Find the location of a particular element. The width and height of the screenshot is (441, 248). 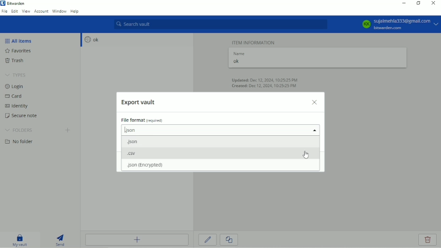

Edit is located at coordinates (15, 11).